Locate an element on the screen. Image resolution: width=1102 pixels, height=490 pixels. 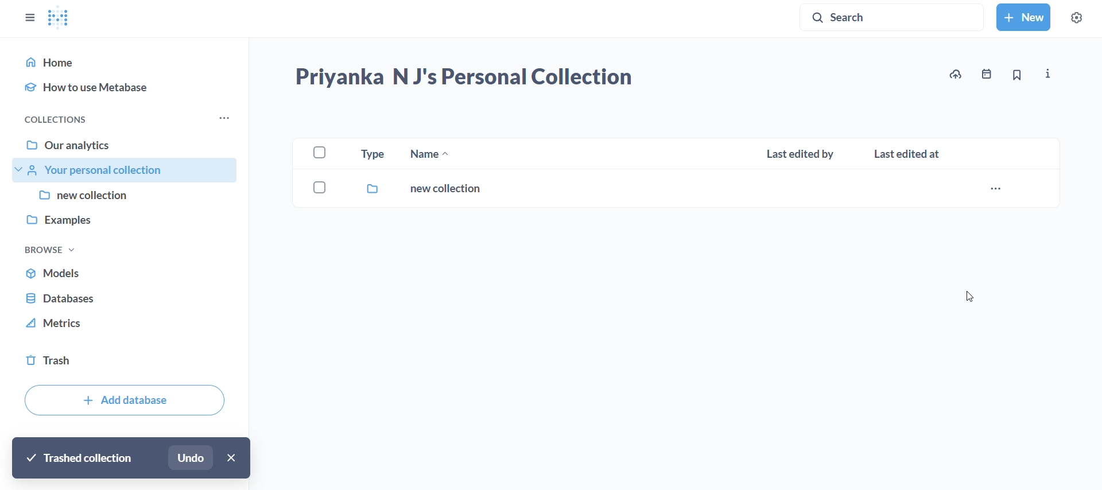
New collections is located at coordinates (128, 197).